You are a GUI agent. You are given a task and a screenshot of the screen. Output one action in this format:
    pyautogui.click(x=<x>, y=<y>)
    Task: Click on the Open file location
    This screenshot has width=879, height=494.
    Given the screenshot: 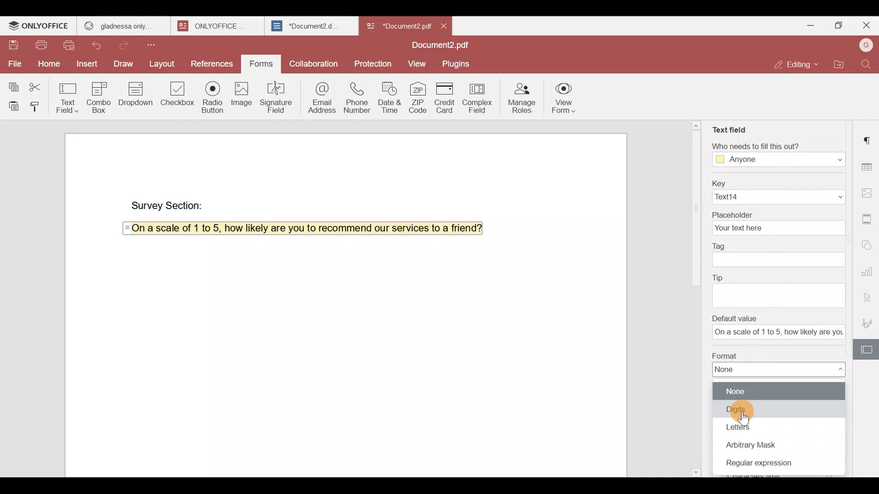 What is the action you would take?
    pyautogui.click(x=843, y=65)
    